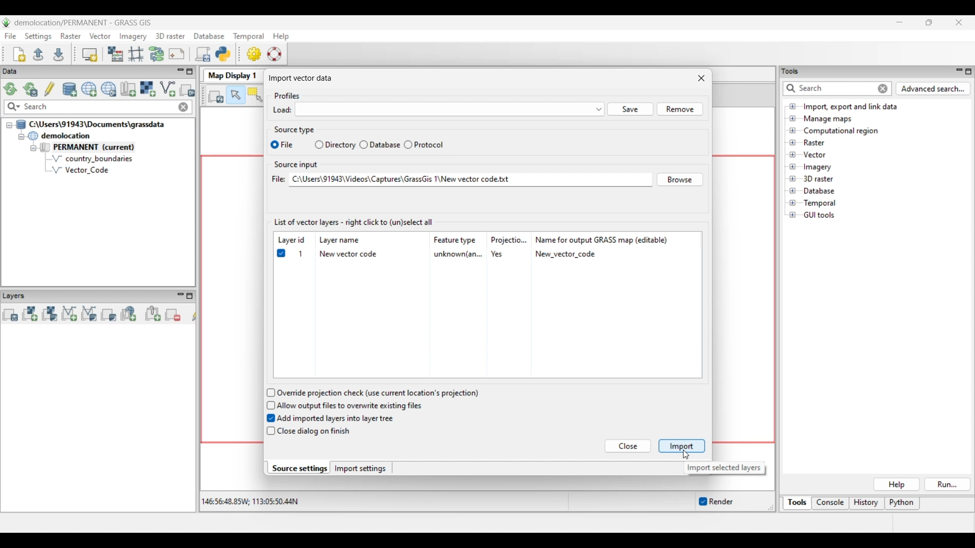 Image resolution: width=975 pixels, height=548 pixels. Describe the element at coordinates (248, 37) in the screenshot. I see `Temporal menu` at that location.